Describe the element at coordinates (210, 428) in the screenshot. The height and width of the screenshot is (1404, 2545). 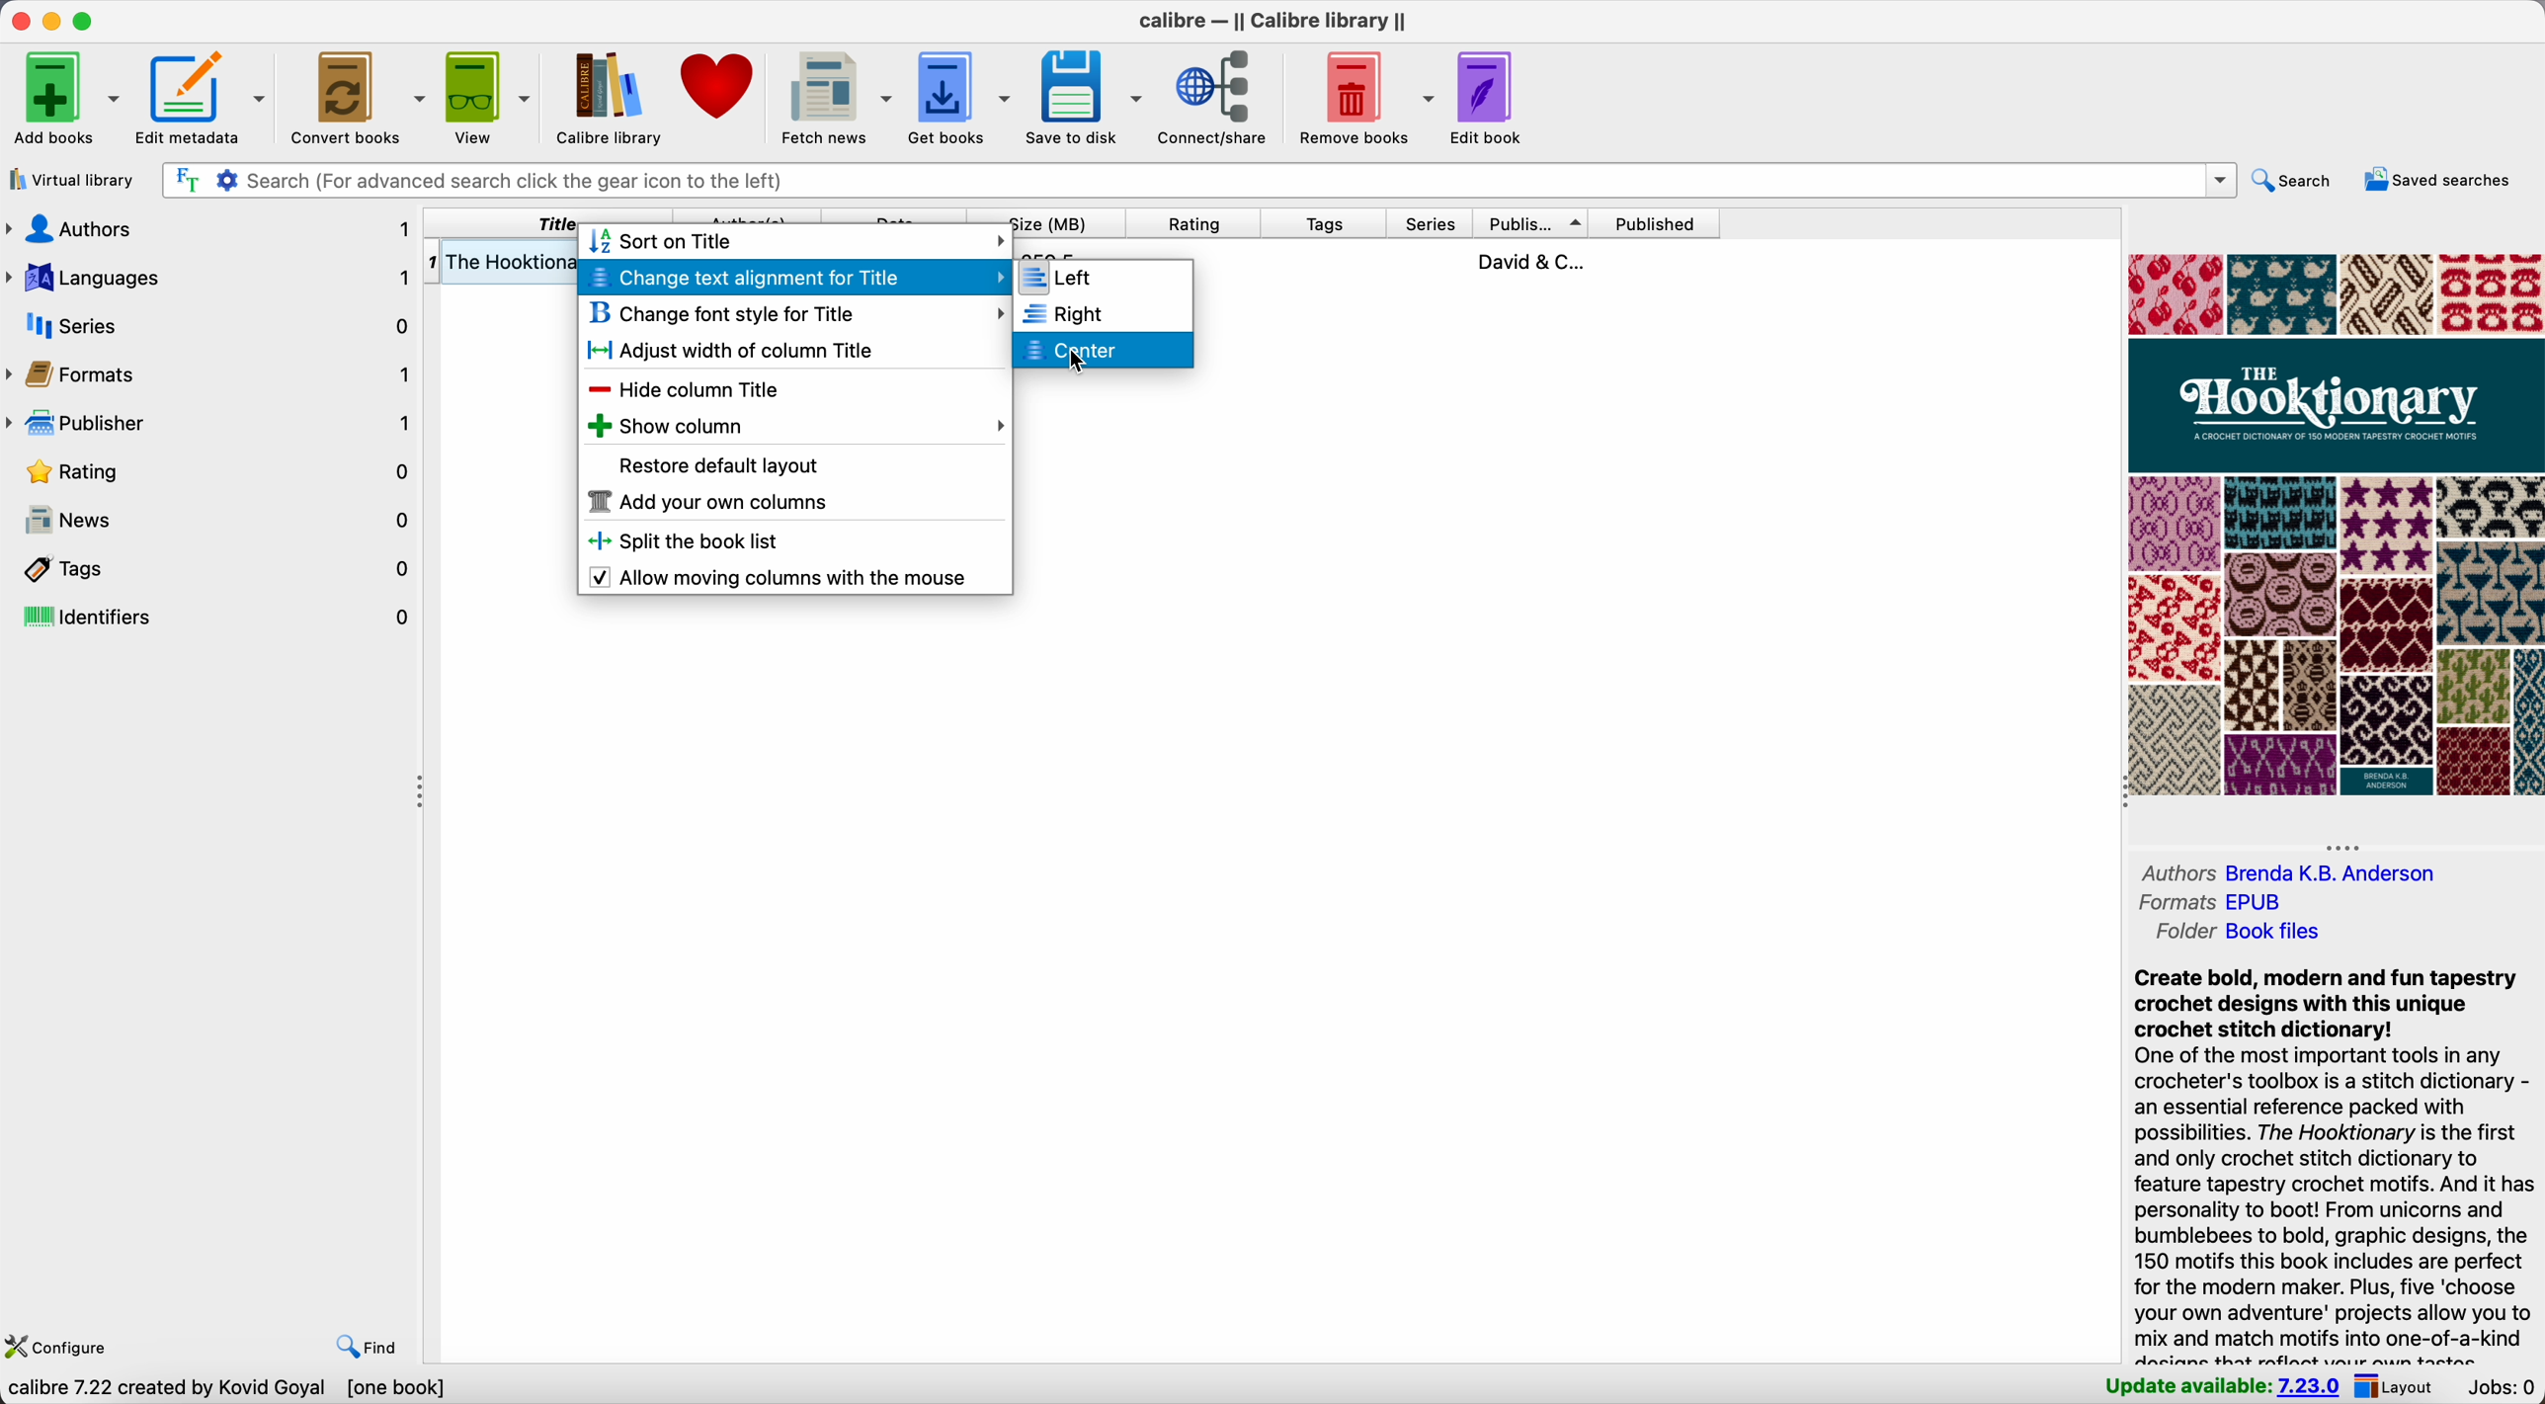
I see `publisher` at that location.